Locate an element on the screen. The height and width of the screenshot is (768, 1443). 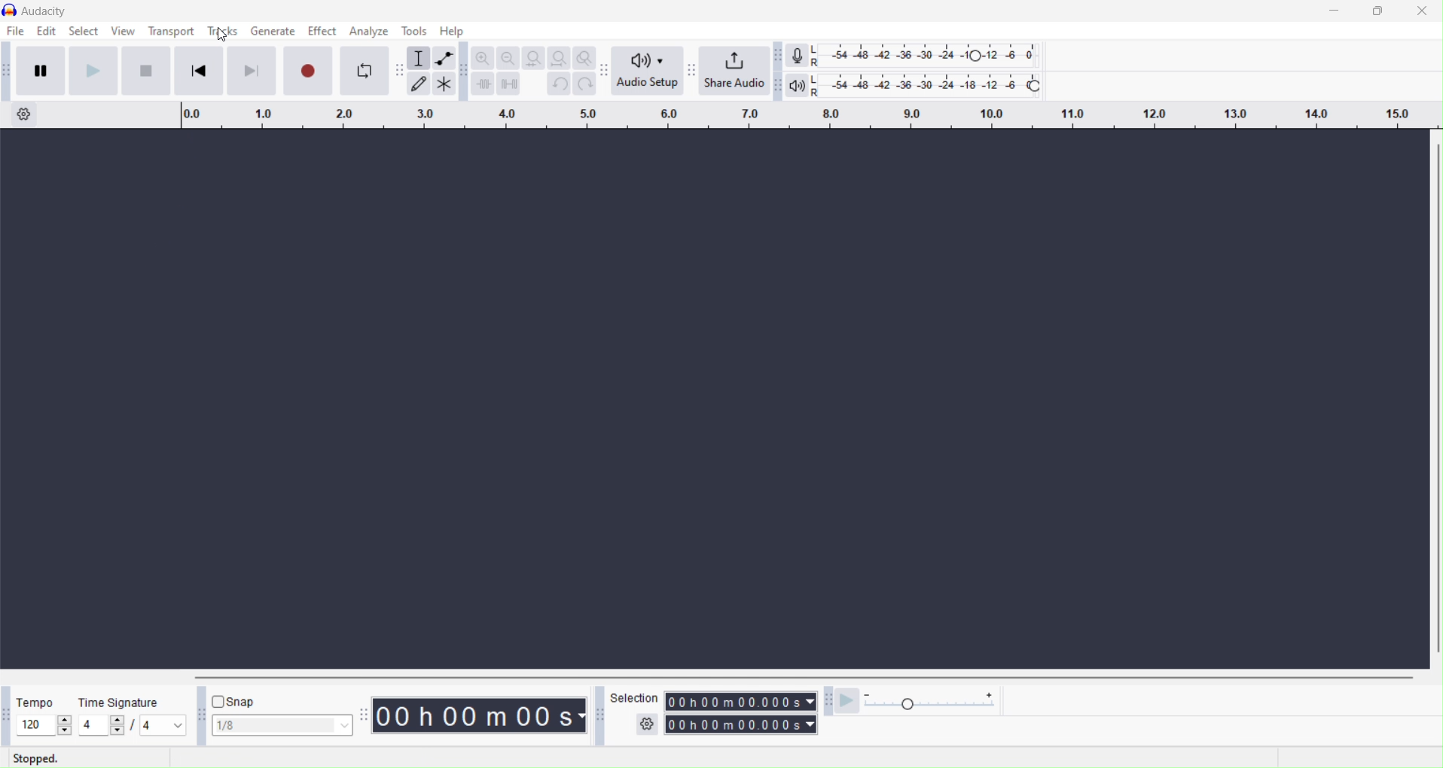
Time signature is located at coordinates (117, 702).